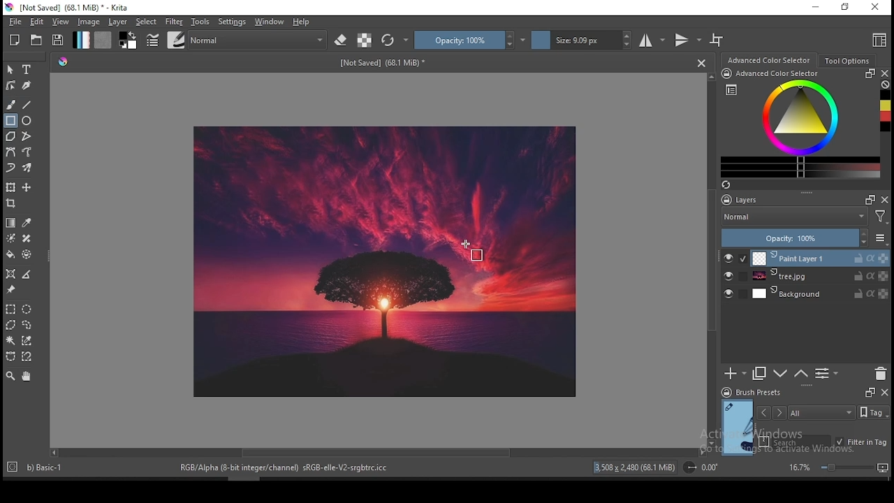 The image size is (894, 503). Describe the element at coordinates (800, 374) in the screenshot. I see `move layer one step up` at that location.